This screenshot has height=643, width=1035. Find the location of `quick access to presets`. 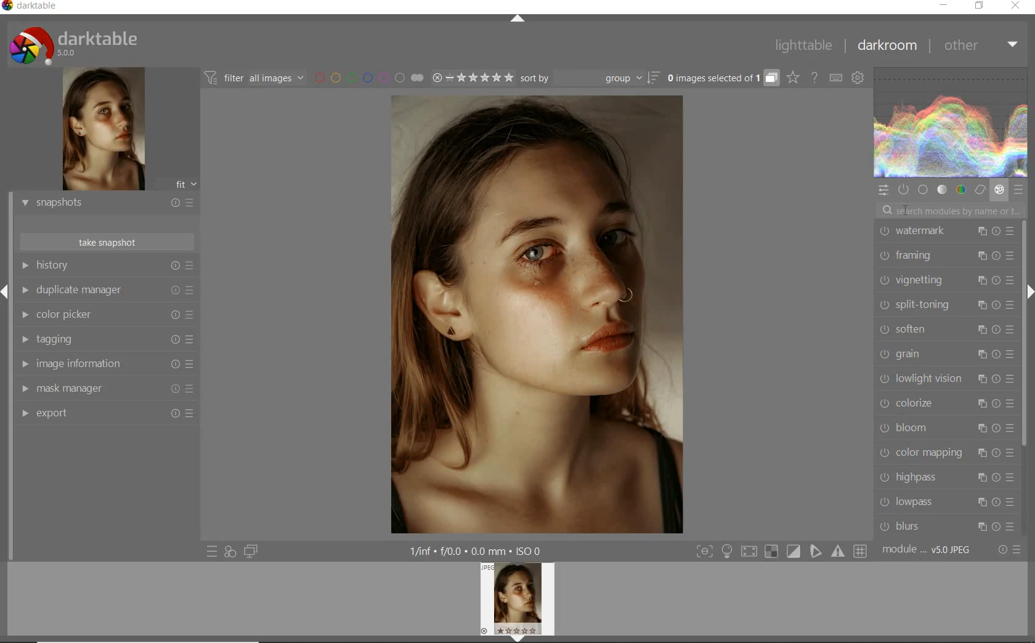

quick access to presets is located at coordinates (213, 551).